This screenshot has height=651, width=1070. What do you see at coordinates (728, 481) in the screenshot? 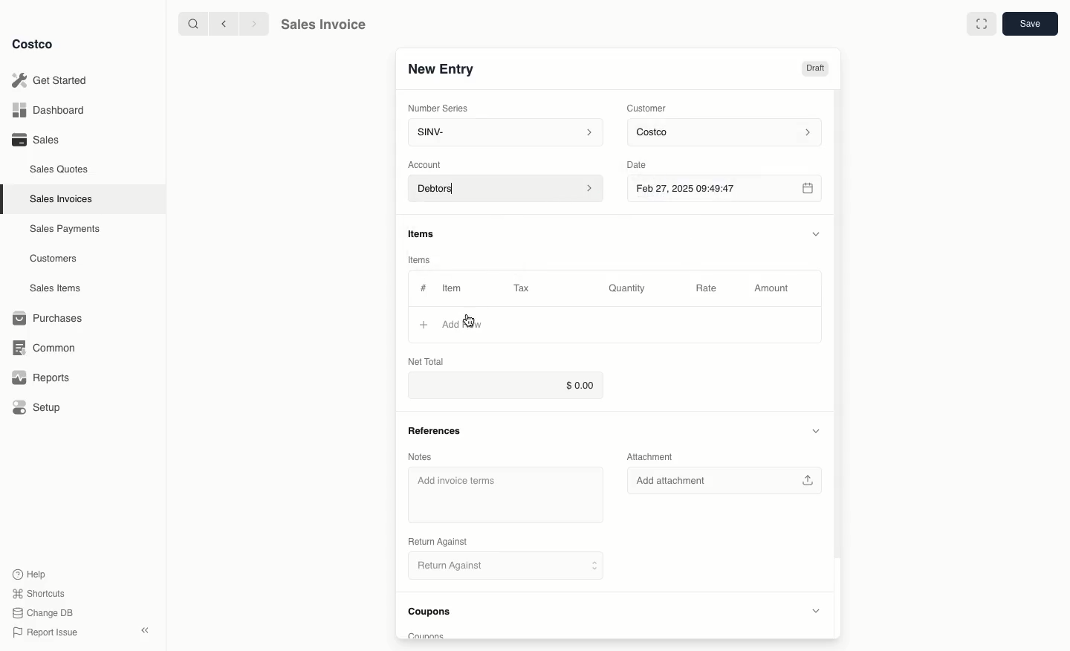
I see `Add attachment` at bounding box center [728, 481].